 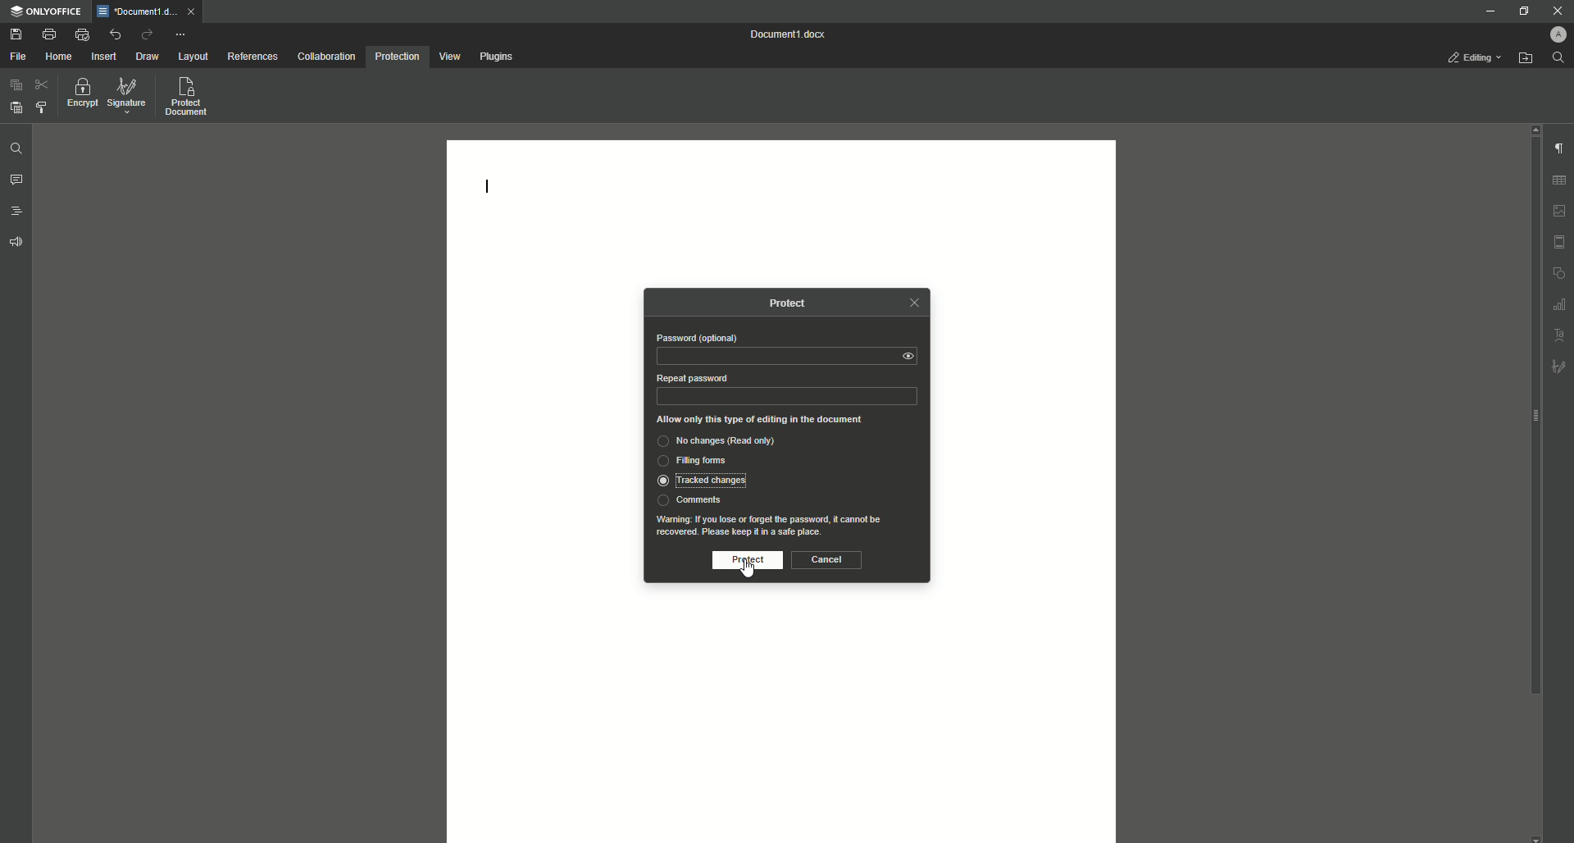 What do you see at coordinates (689, 499) in the screenshot?
I see `Comments` at bounding box center [689, 499].